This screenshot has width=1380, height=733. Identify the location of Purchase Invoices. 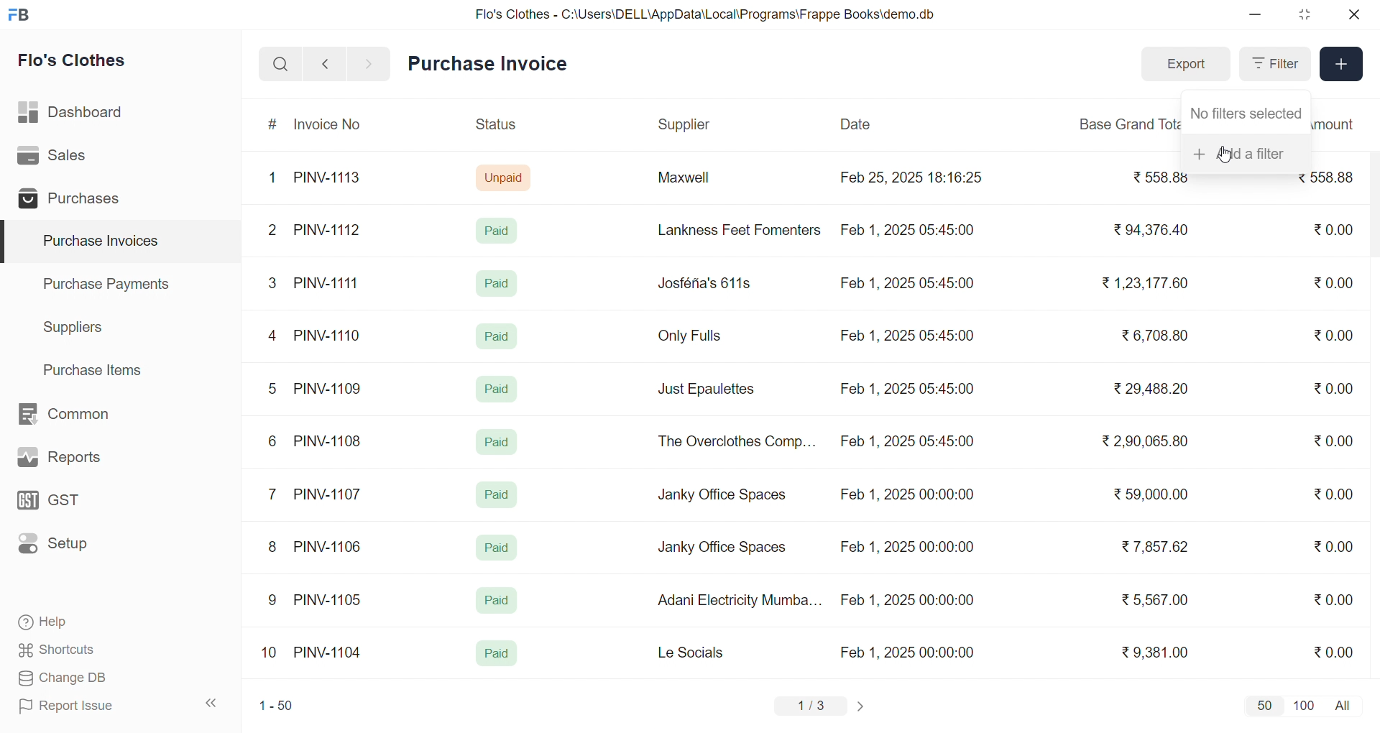
(98, 241).